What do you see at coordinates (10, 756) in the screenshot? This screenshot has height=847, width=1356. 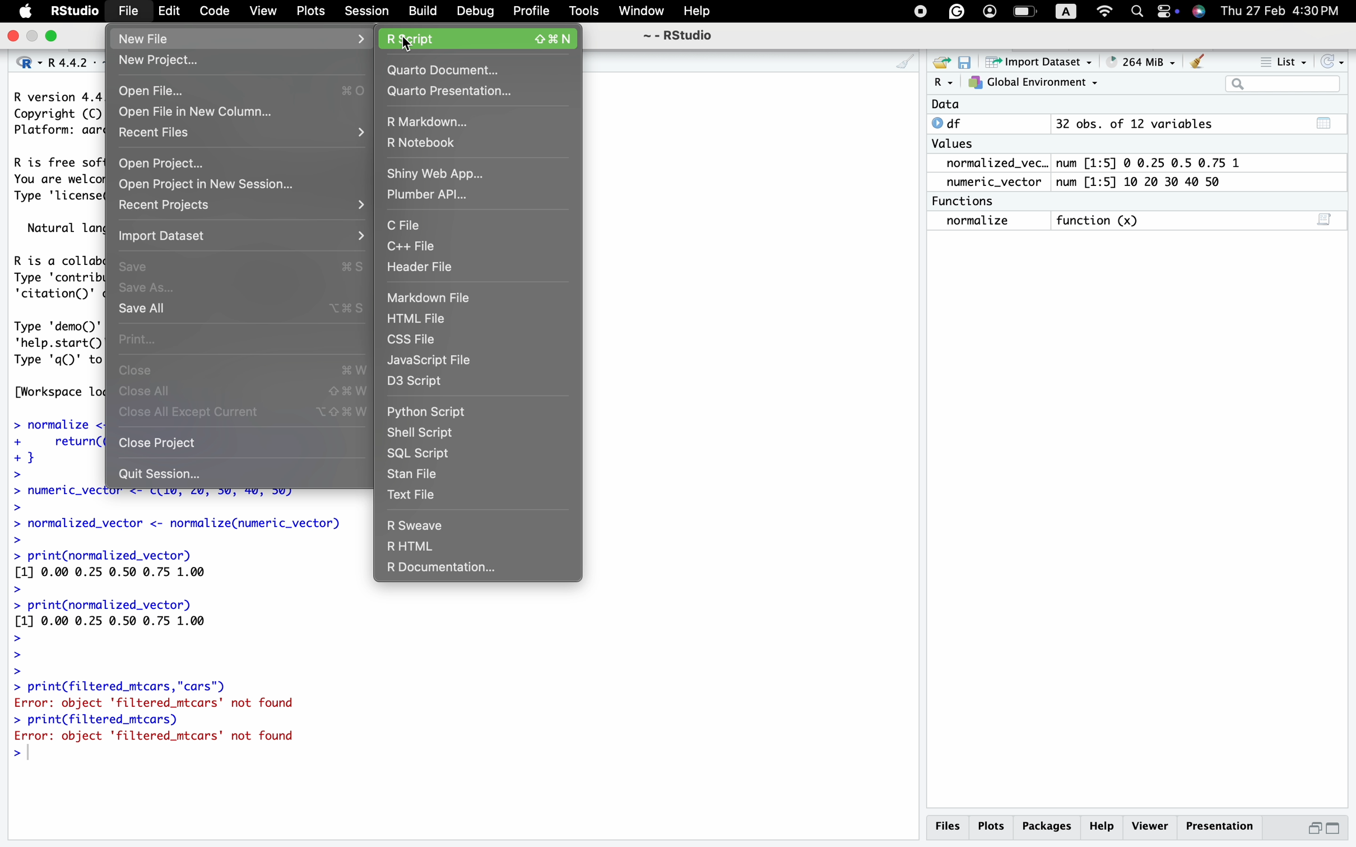 I see `prompt cursor` at bounding box center [10, 756].